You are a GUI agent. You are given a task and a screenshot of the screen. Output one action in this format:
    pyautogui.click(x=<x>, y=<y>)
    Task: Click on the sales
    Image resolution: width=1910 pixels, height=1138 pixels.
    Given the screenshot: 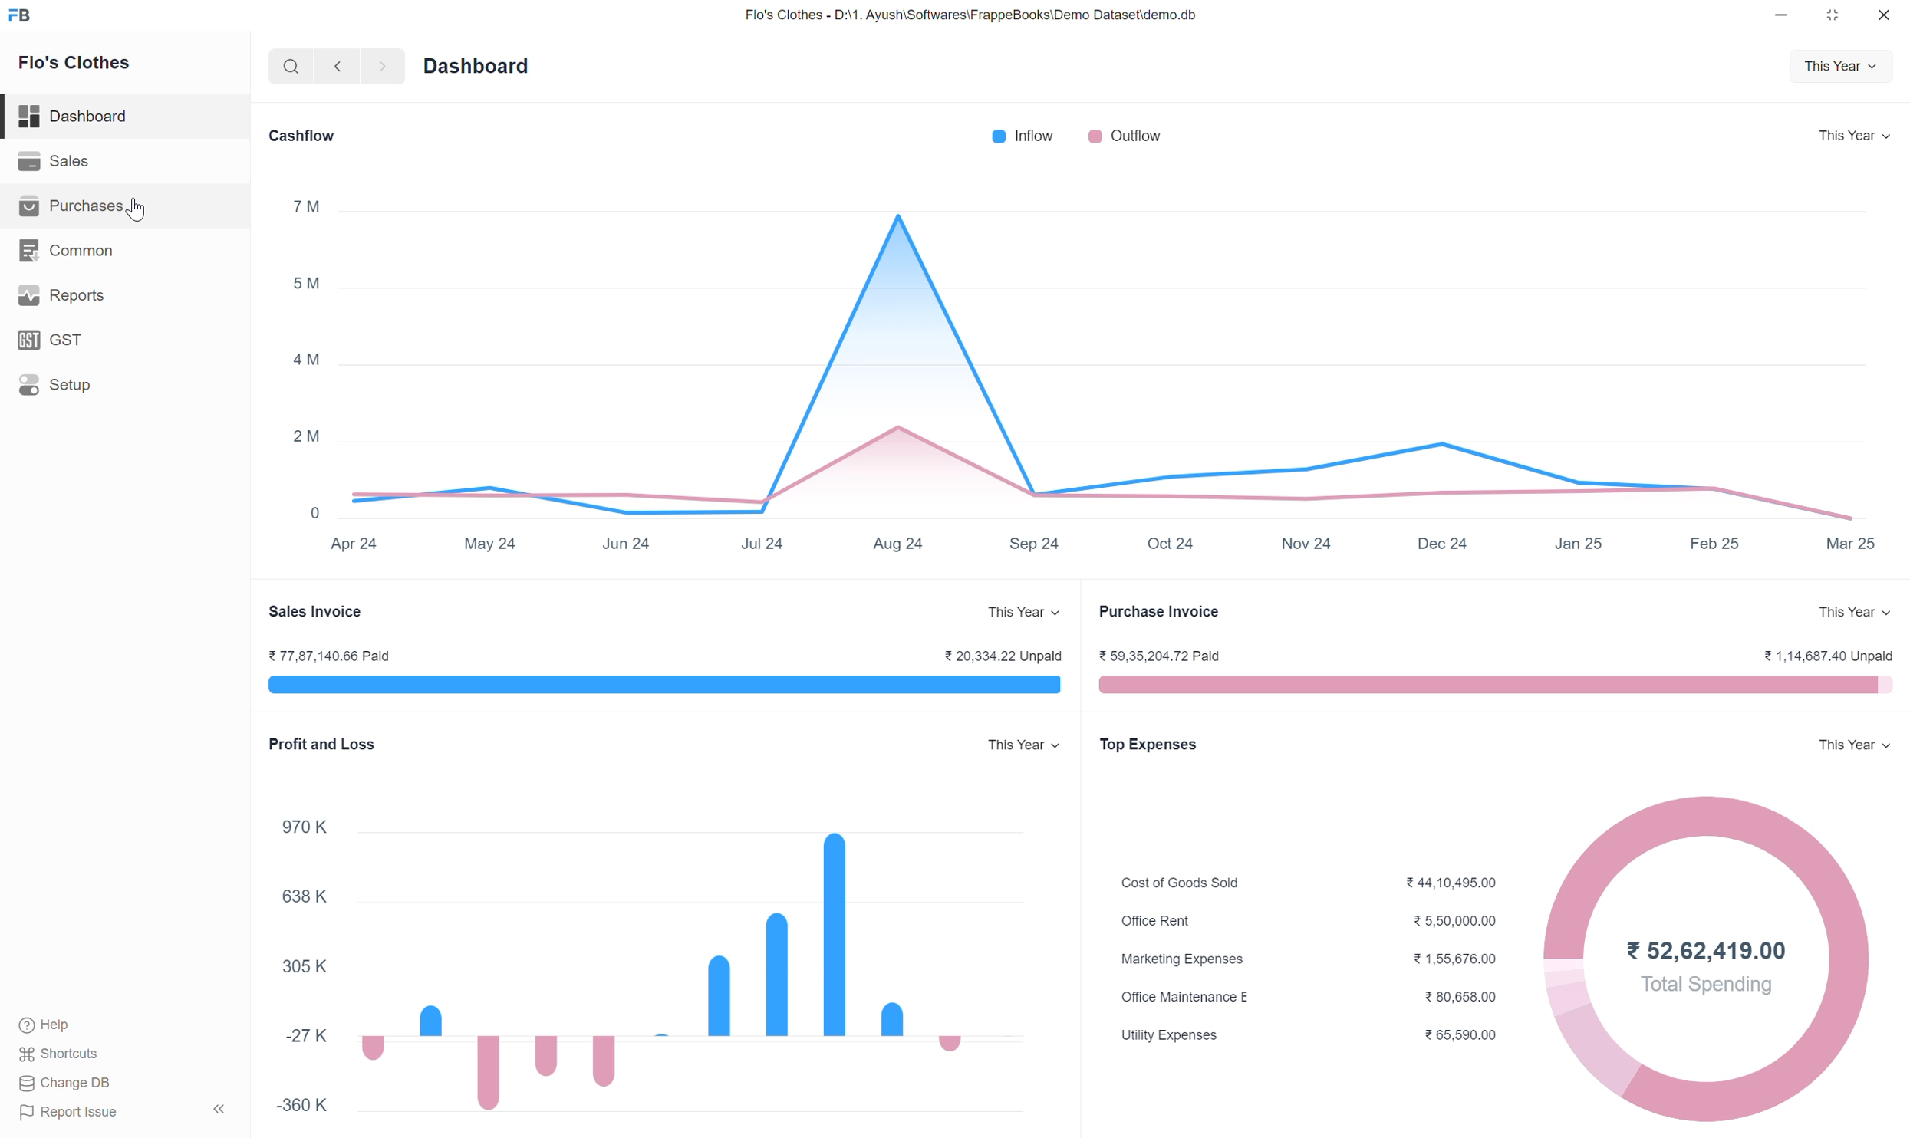 What is the action you would take?
    pyautogui.click(x=53, y=160)
    